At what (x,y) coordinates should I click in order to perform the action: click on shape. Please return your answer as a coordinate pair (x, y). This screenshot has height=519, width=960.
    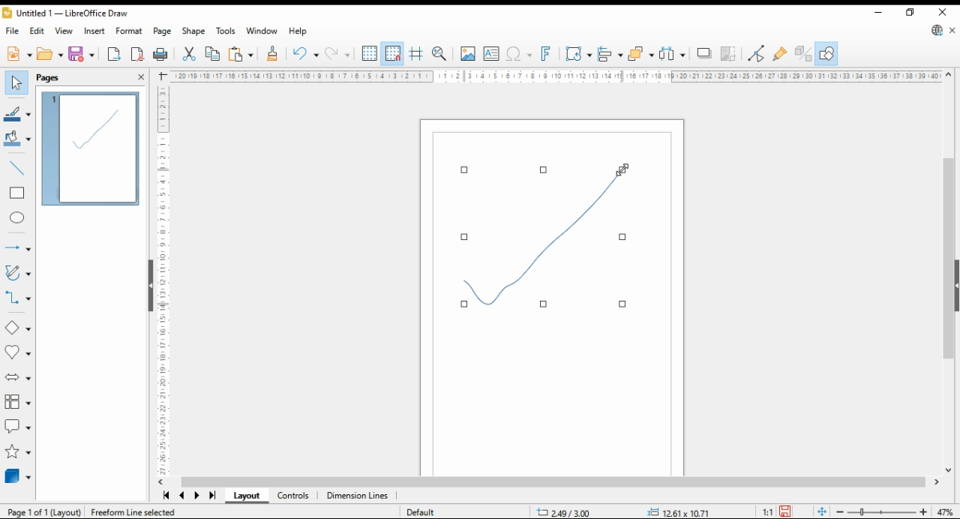
    Looking at the image, I should click on (194, 31).